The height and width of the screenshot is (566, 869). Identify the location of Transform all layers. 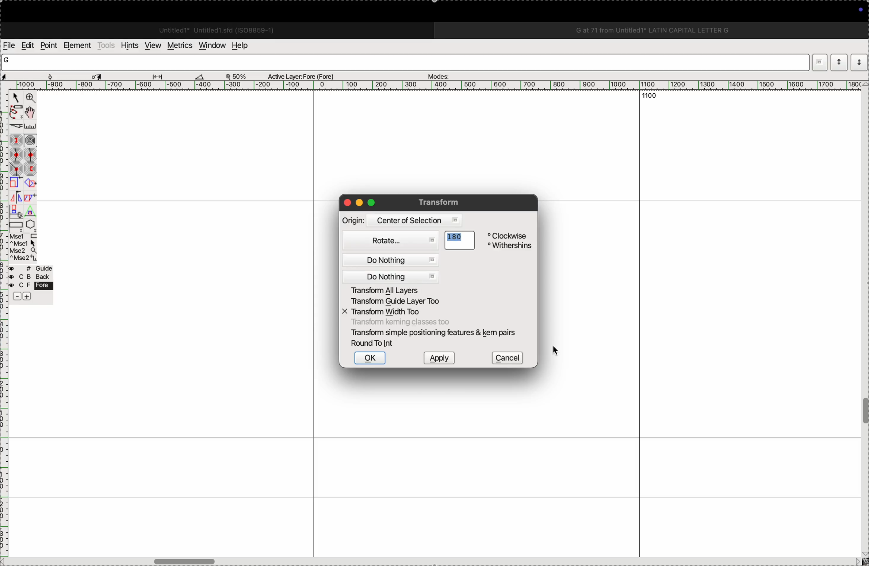
(393, 290).